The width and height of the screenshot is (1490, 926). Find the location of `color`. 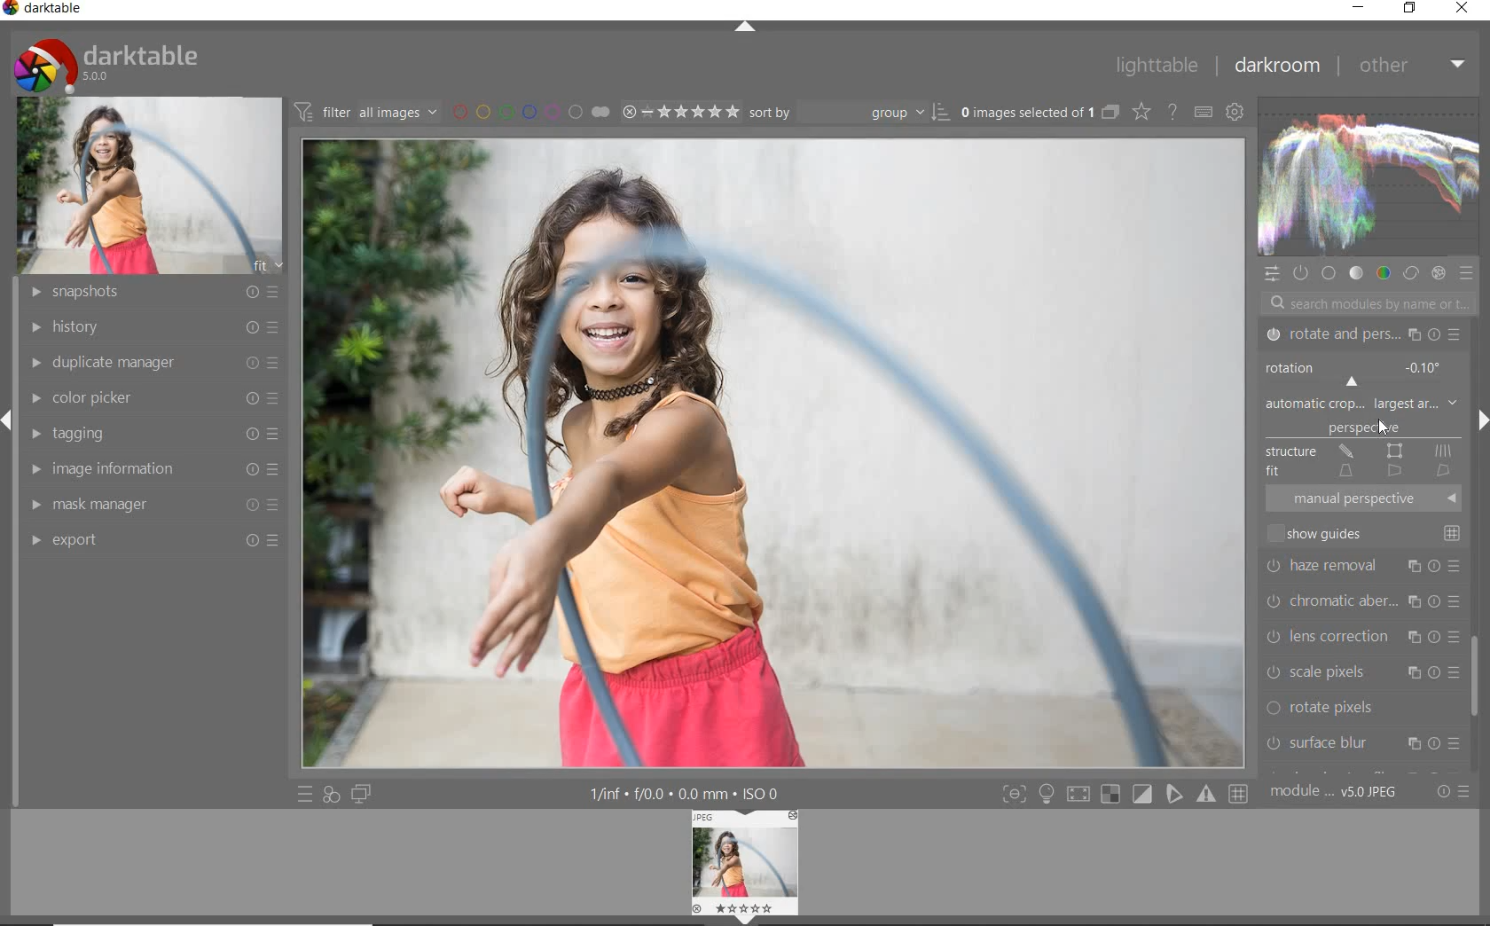

color is located at coordinates (1384, 275).